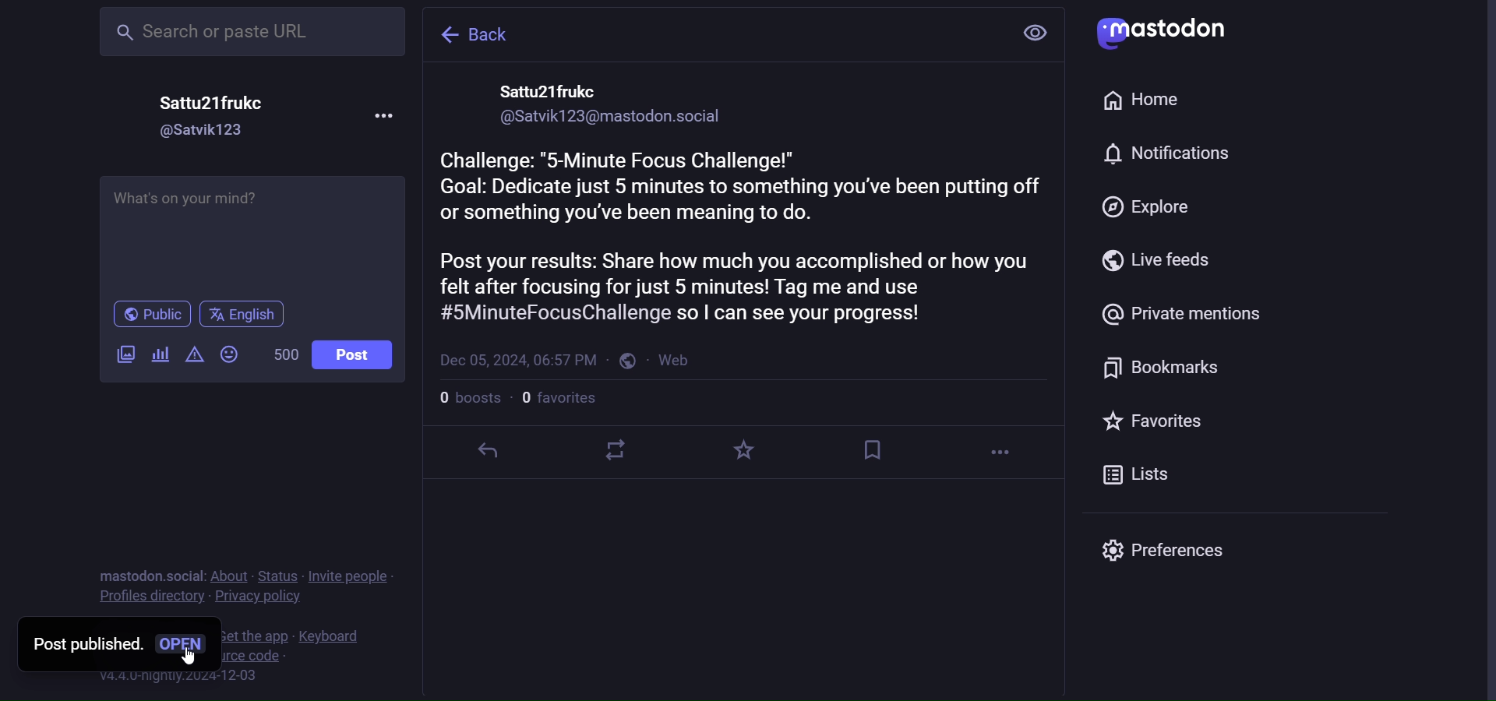  What do you see at coordinates (355, 357) in the screenshot?
I see `post` at bounding box center [355, 357].